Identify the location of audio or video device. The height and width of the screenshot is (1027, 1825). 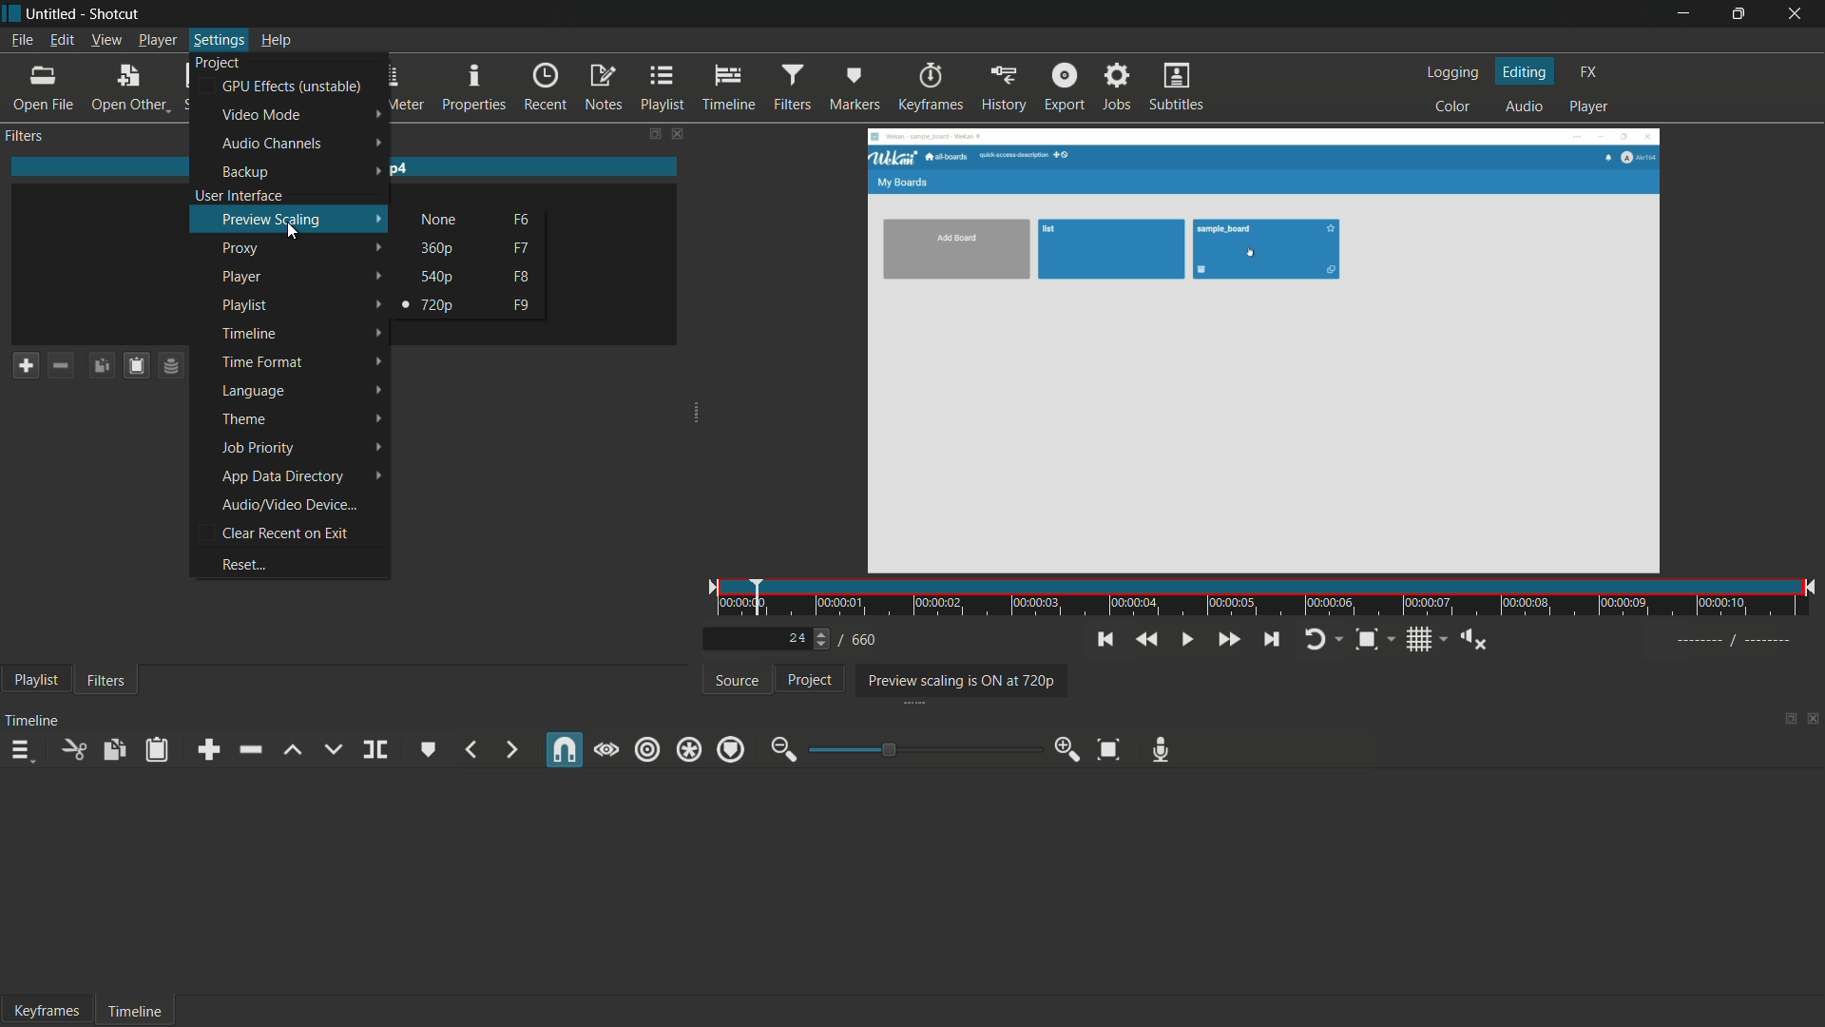
(289, 505).